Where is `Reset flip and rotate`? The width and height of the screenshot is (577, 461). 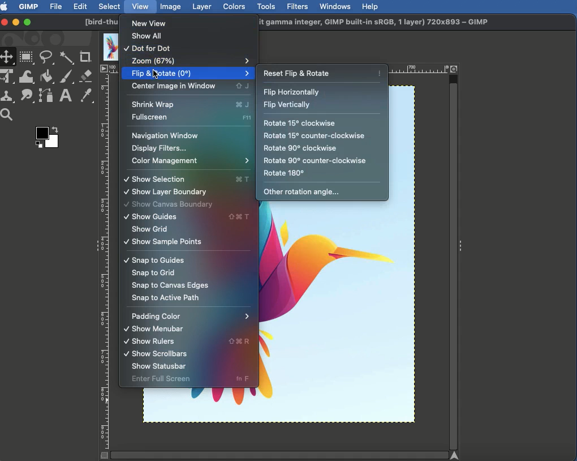
Reset flip and rotate is located at coordinates (322, 71).